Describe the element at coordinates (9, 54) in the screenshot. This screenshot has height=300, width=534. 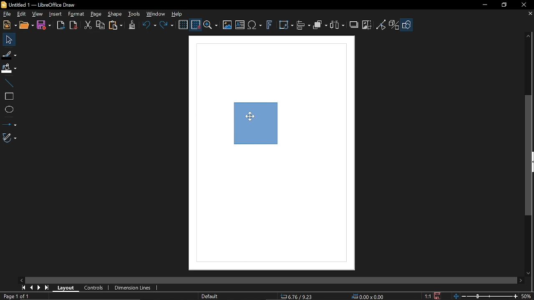
I see `Fill line` at that location.